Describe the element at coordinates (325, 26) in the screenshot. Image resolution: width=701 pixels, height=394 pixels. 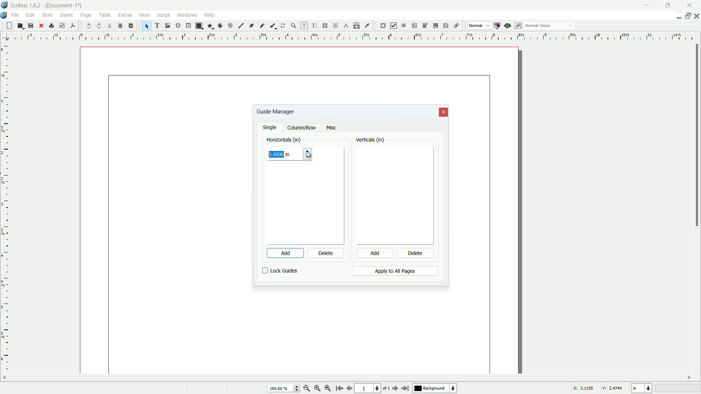
I see `link text frames` at that location.